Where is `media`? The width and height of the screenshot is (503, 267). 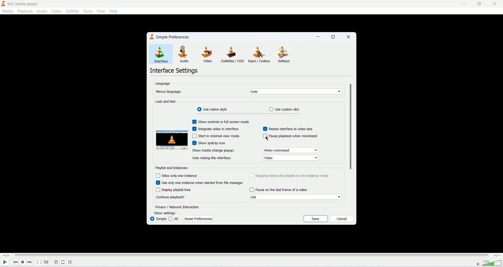
media is located at coordinates (8, 11).